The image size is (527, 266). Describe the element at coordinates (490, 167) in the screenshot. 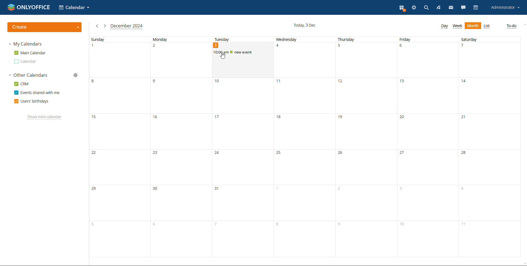

I see `28` at that location.